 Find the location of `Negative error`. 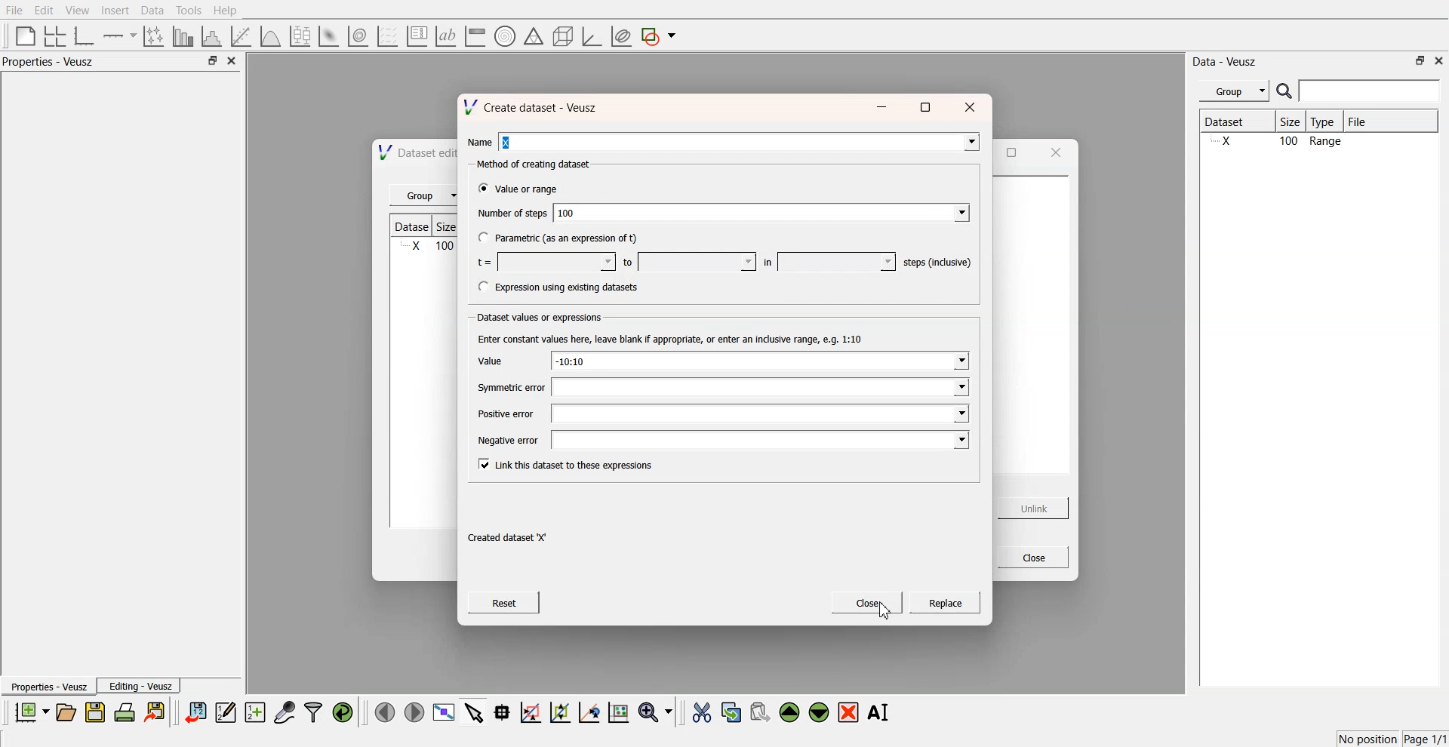

Negative error is located at coordinates (512, 442).